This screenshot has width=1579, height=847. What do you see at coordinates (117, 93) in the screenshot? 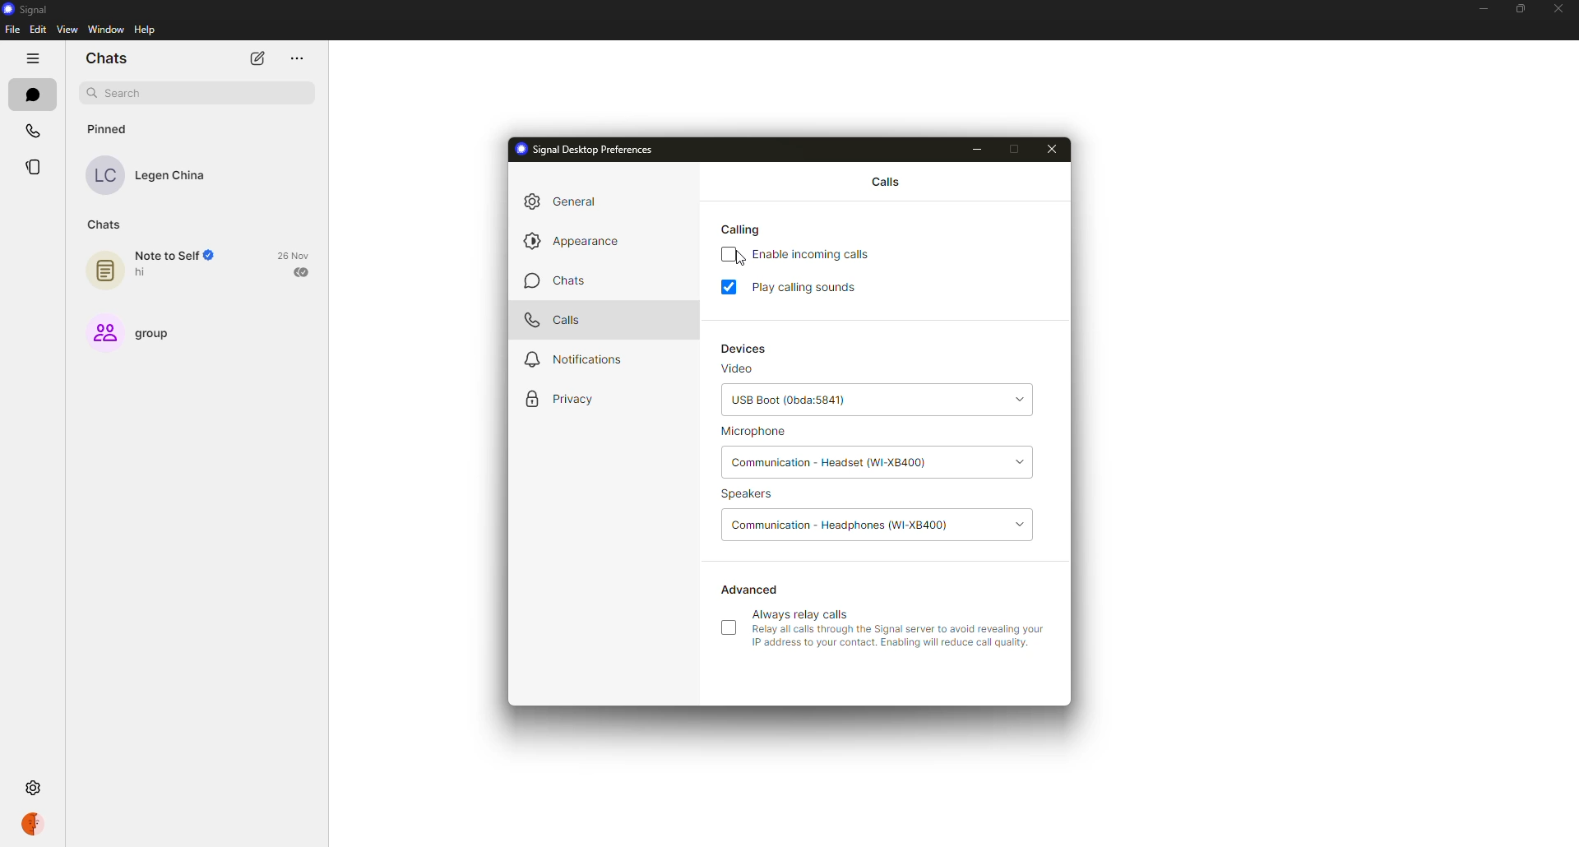
I see `search` at bounding box center [117, 93].